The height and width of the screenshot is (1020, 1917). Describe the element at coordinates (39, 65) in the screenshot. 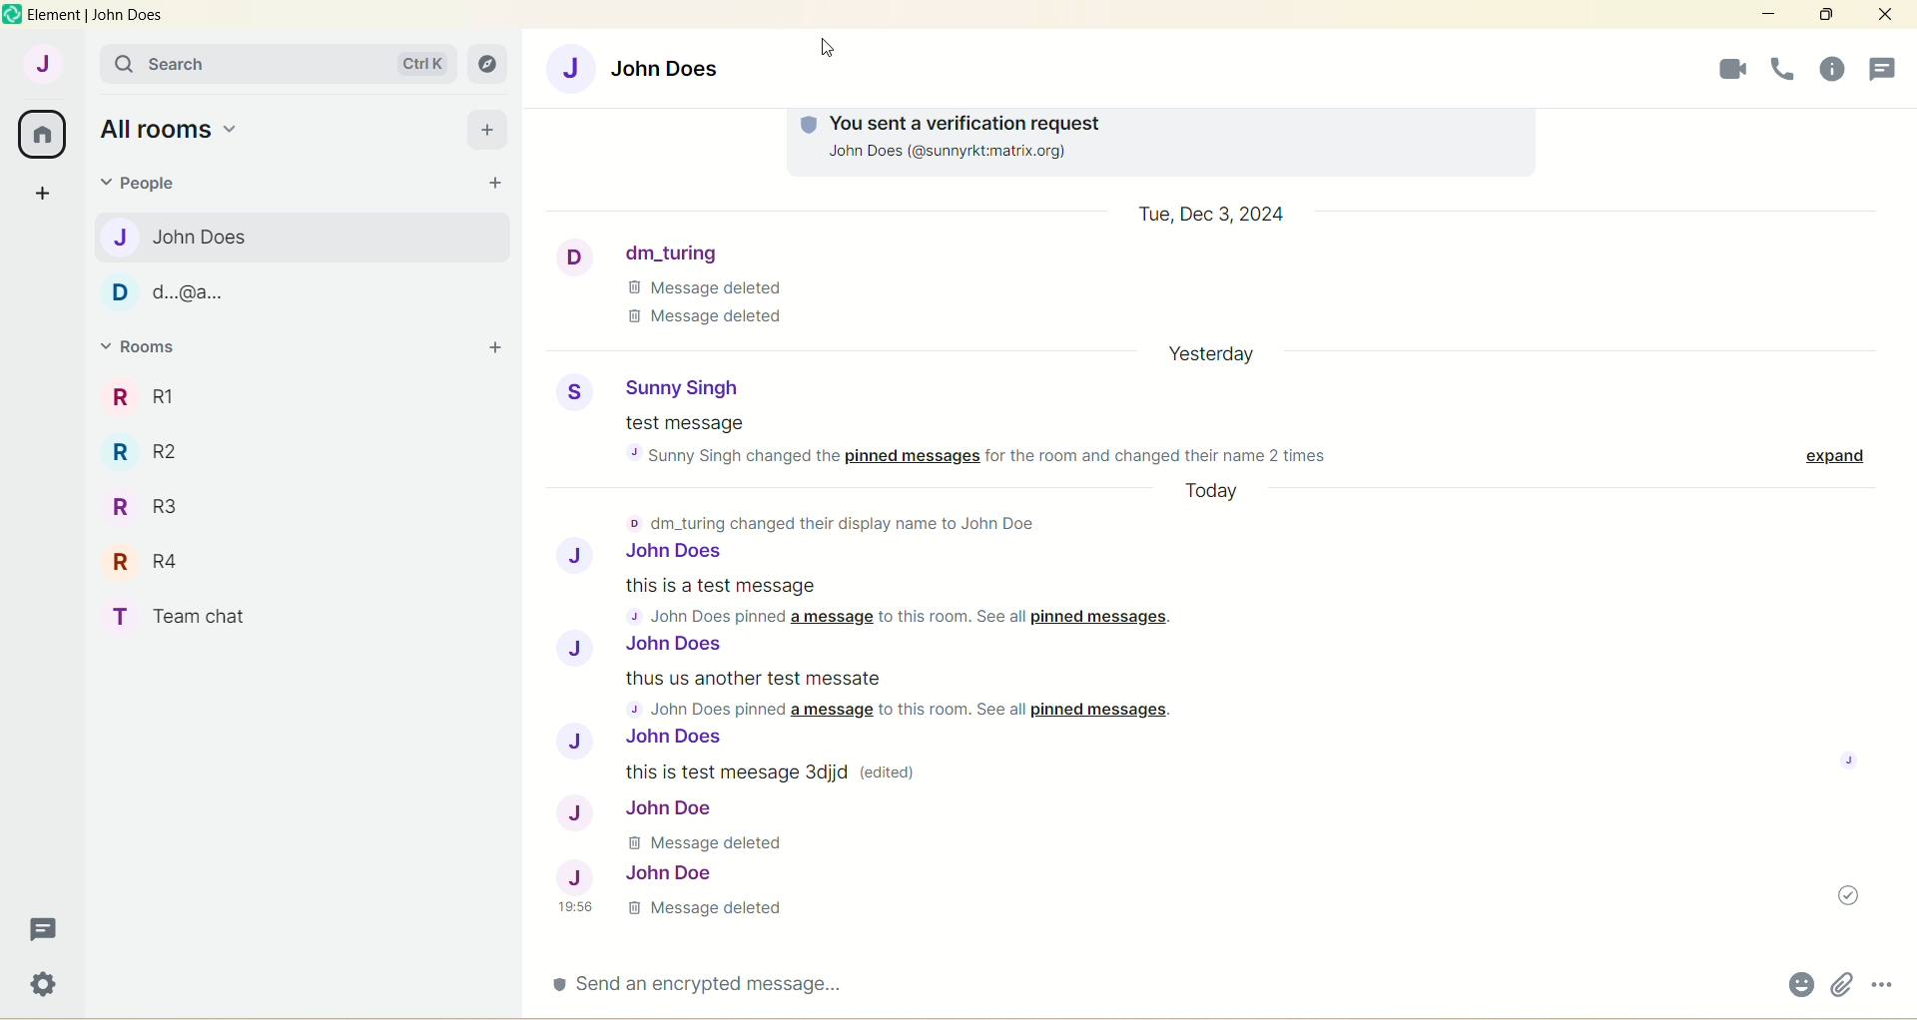

I see `account J` at that location.